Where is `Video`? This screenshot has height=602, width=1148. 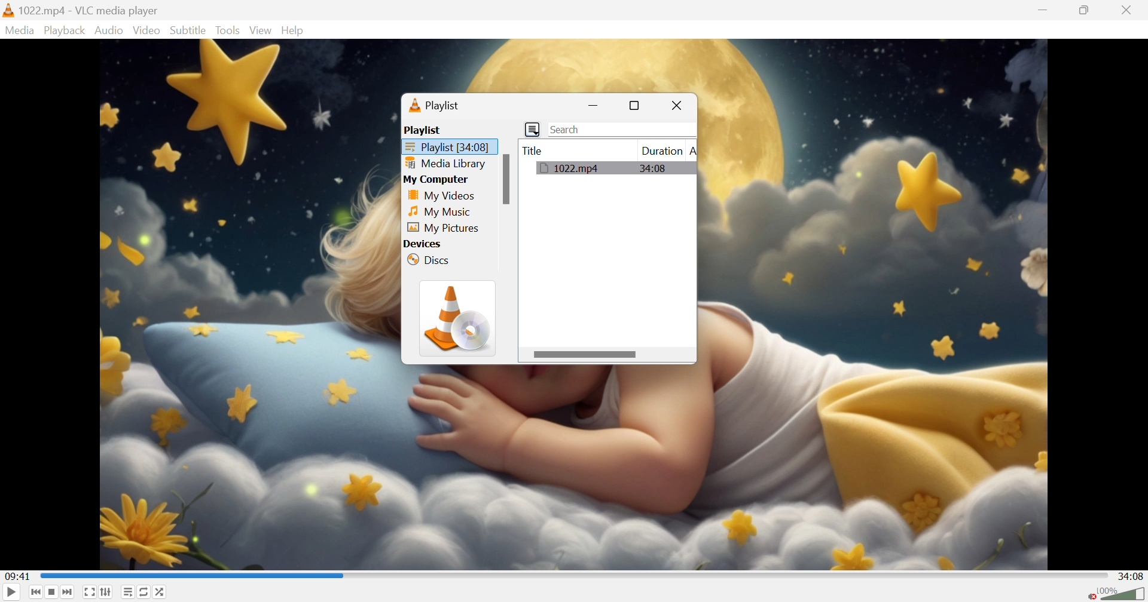
Video is located at coordinates (262, 31).